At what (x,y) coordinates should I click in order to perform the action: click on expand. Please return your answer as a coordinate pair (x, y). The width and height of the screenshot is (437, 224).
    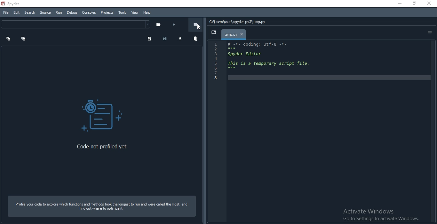
    Looking at the image, I should click on (7, 39).